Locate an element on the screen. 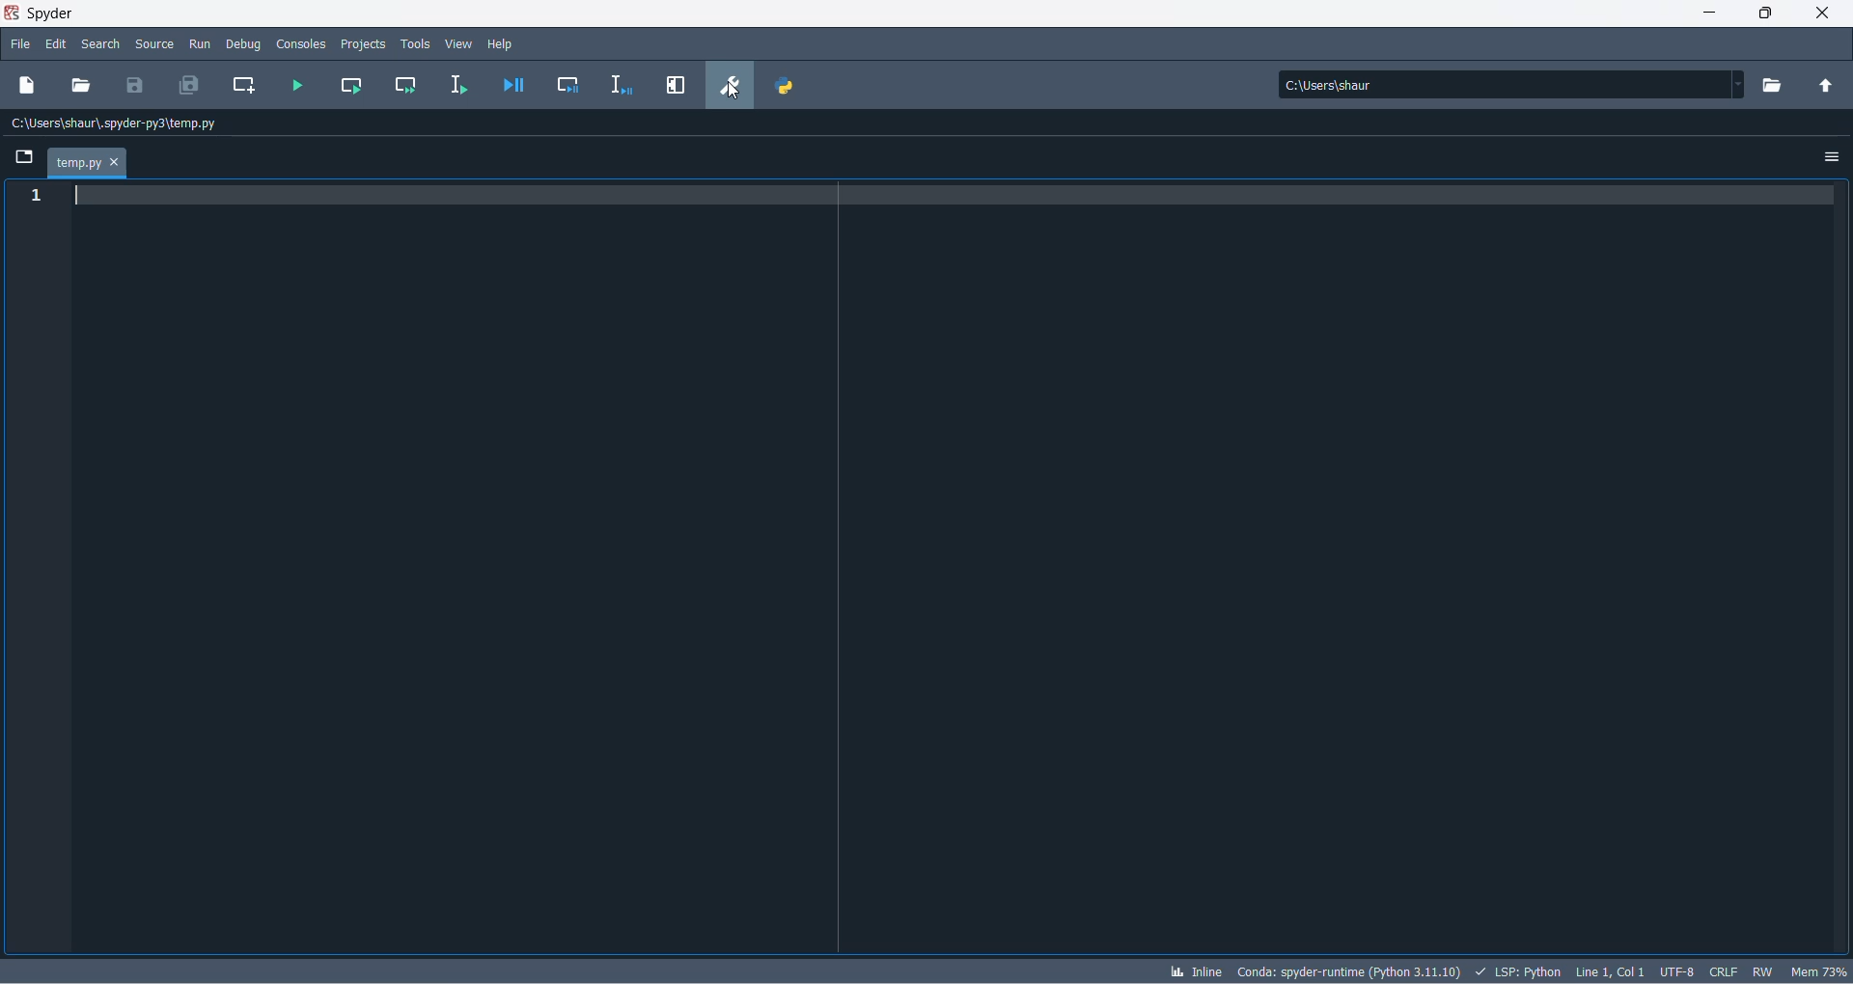 The width and height of the screenshot is (1853, 984). script is located at coordinates (1518, 970).